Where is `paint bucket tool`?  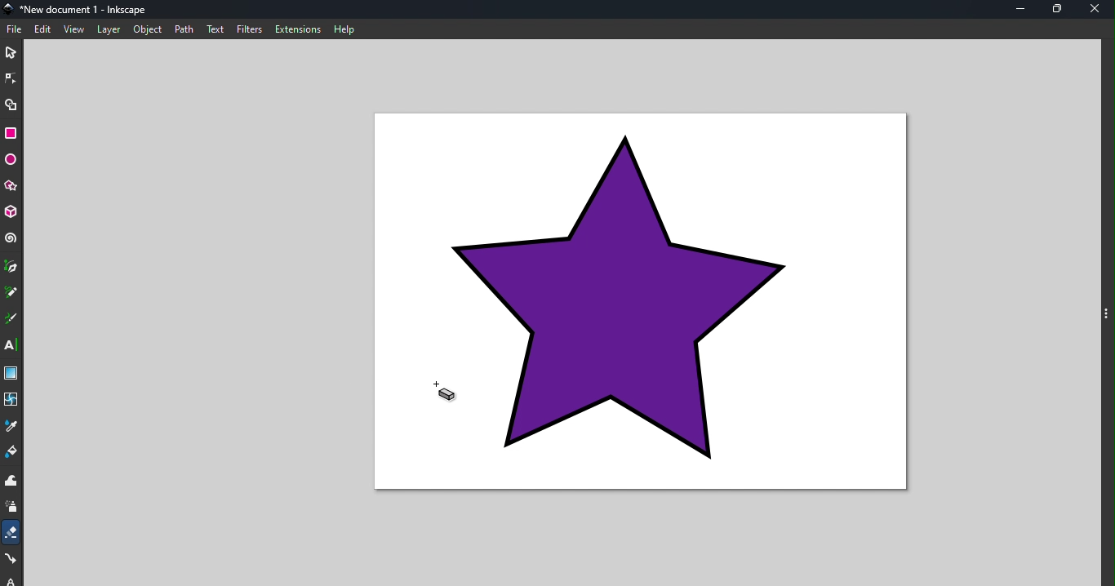
paint bucket tool is located at coordinates (12, 453).